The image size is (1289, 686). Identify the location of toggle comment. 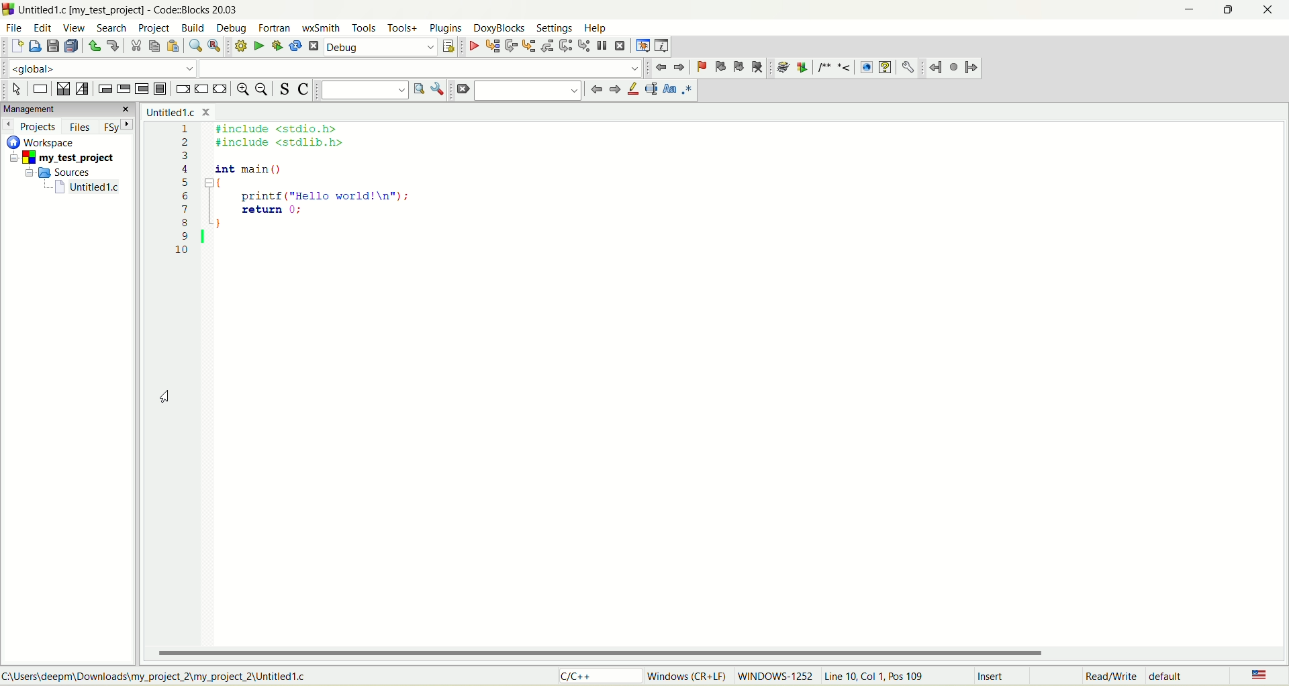
(304, 89).